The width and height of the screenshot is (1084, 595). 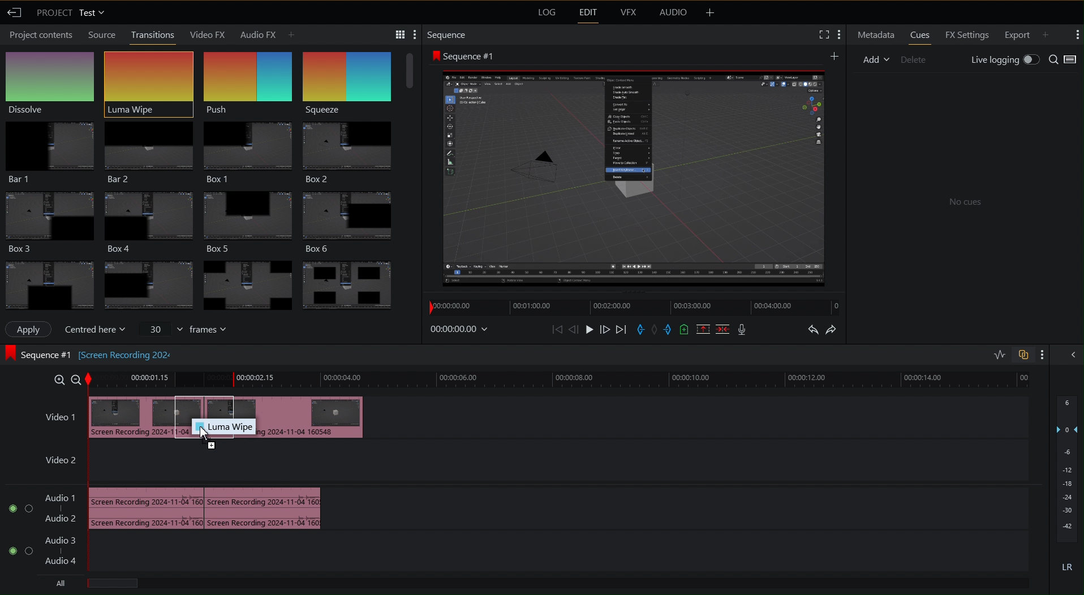 I want to click on FX Settings, so click(x=967, y=35).